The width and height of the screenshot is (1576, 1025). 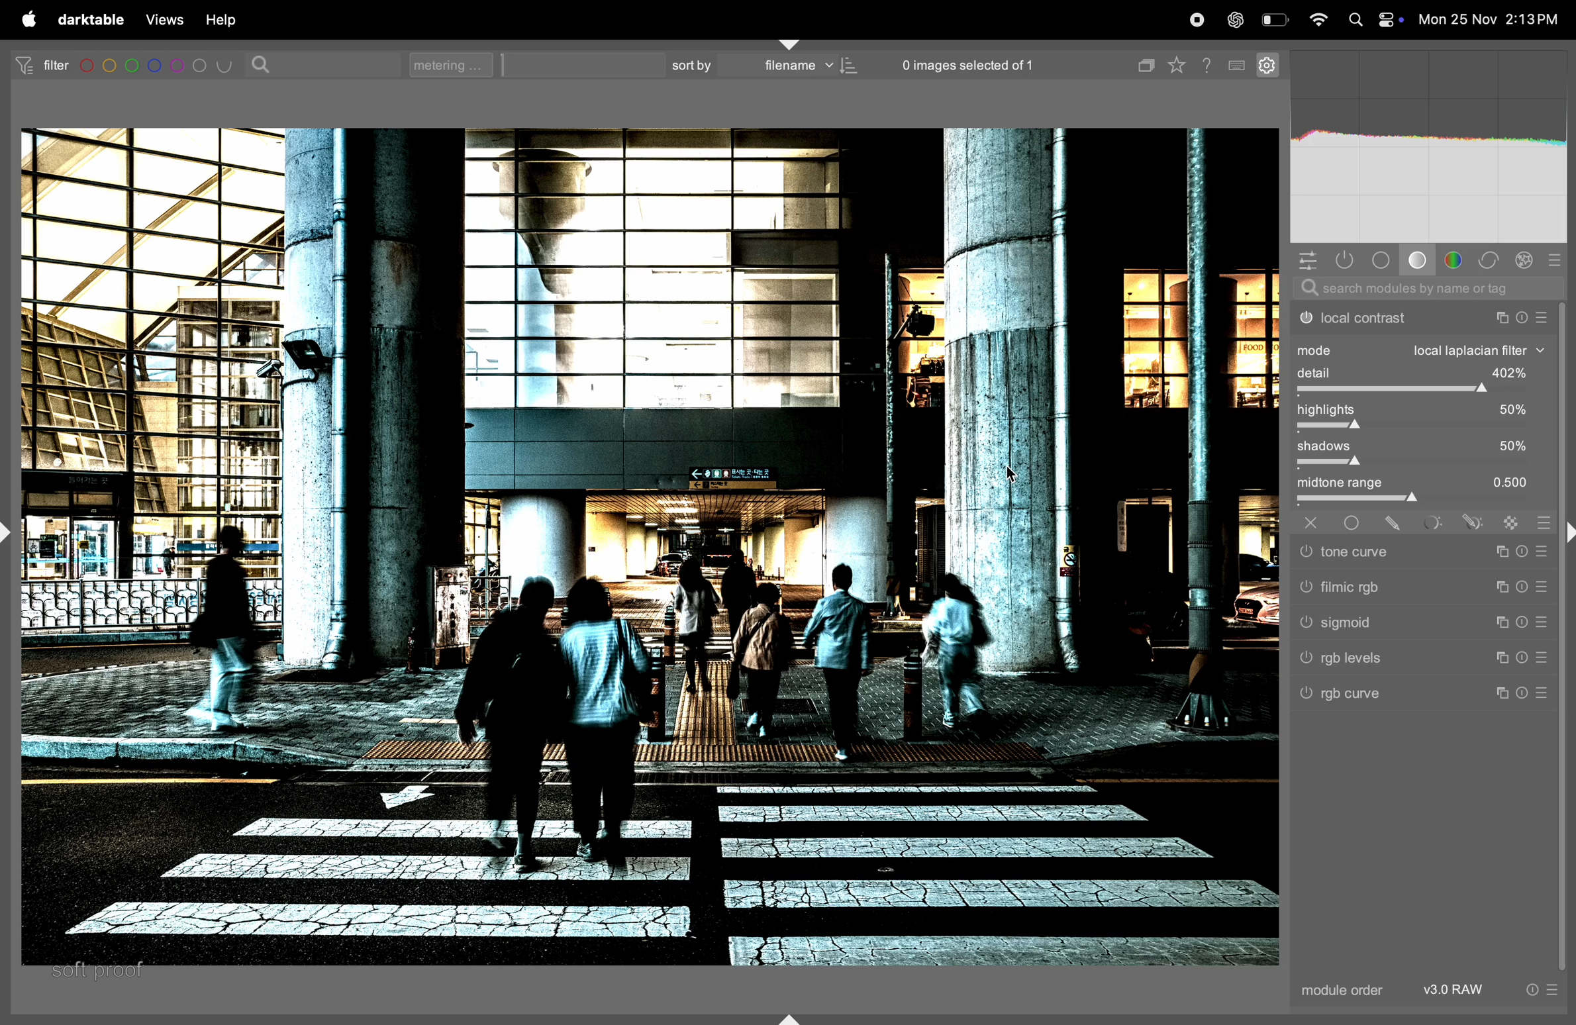 What do you see at coordinates (969, 61) in the screenshot?
I see `0 images selected of 1` at bounding box center [969, 61].